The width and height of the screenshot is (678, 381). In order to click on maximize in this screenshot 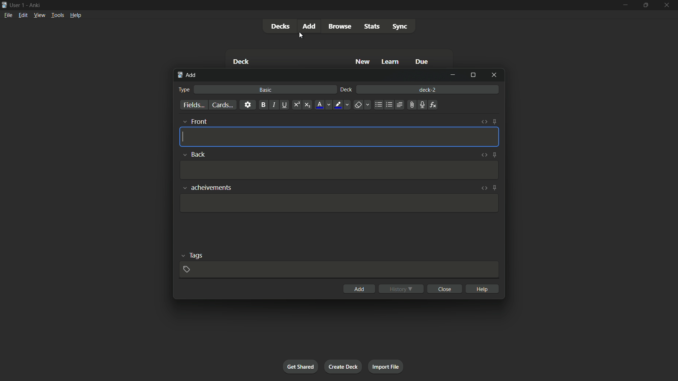, I will do `click(472, 75)`.